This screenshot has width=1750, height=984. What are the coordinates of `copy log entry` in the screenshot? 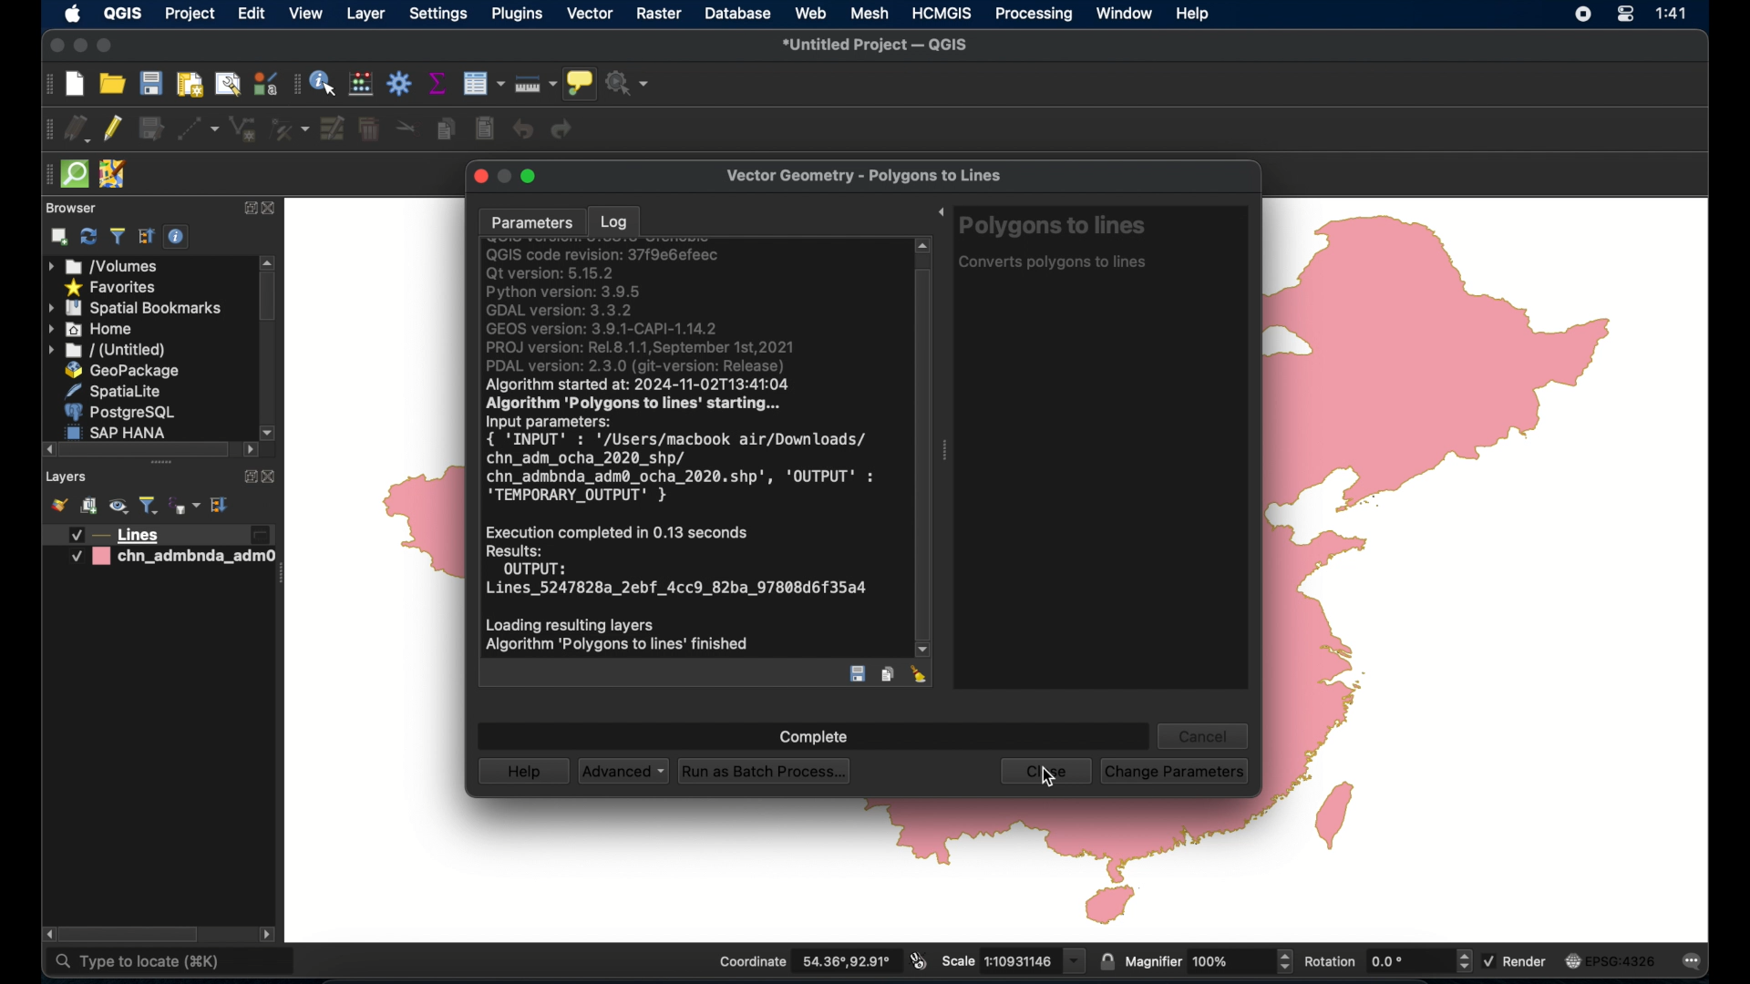 It's located at (886, 676).